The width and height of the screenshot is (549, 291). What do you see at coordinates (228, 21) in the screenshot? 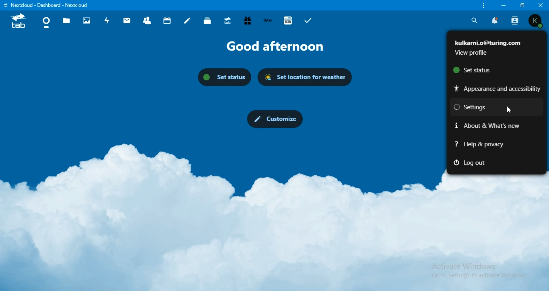
I see `upgrade` at bounding box center [228, 21].